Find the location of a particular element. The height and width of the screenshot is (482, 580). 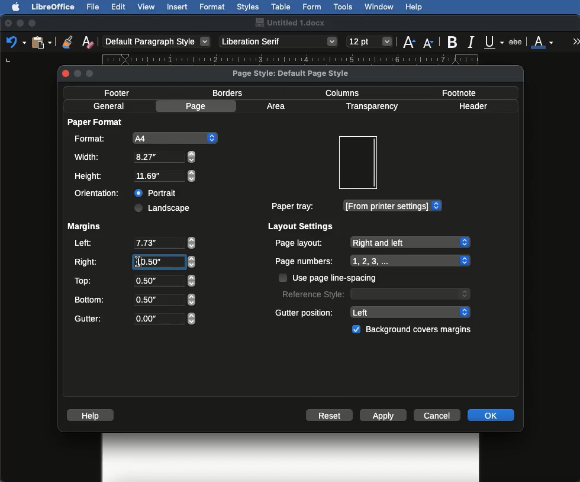

Page style is located at coordinates (301, 73).